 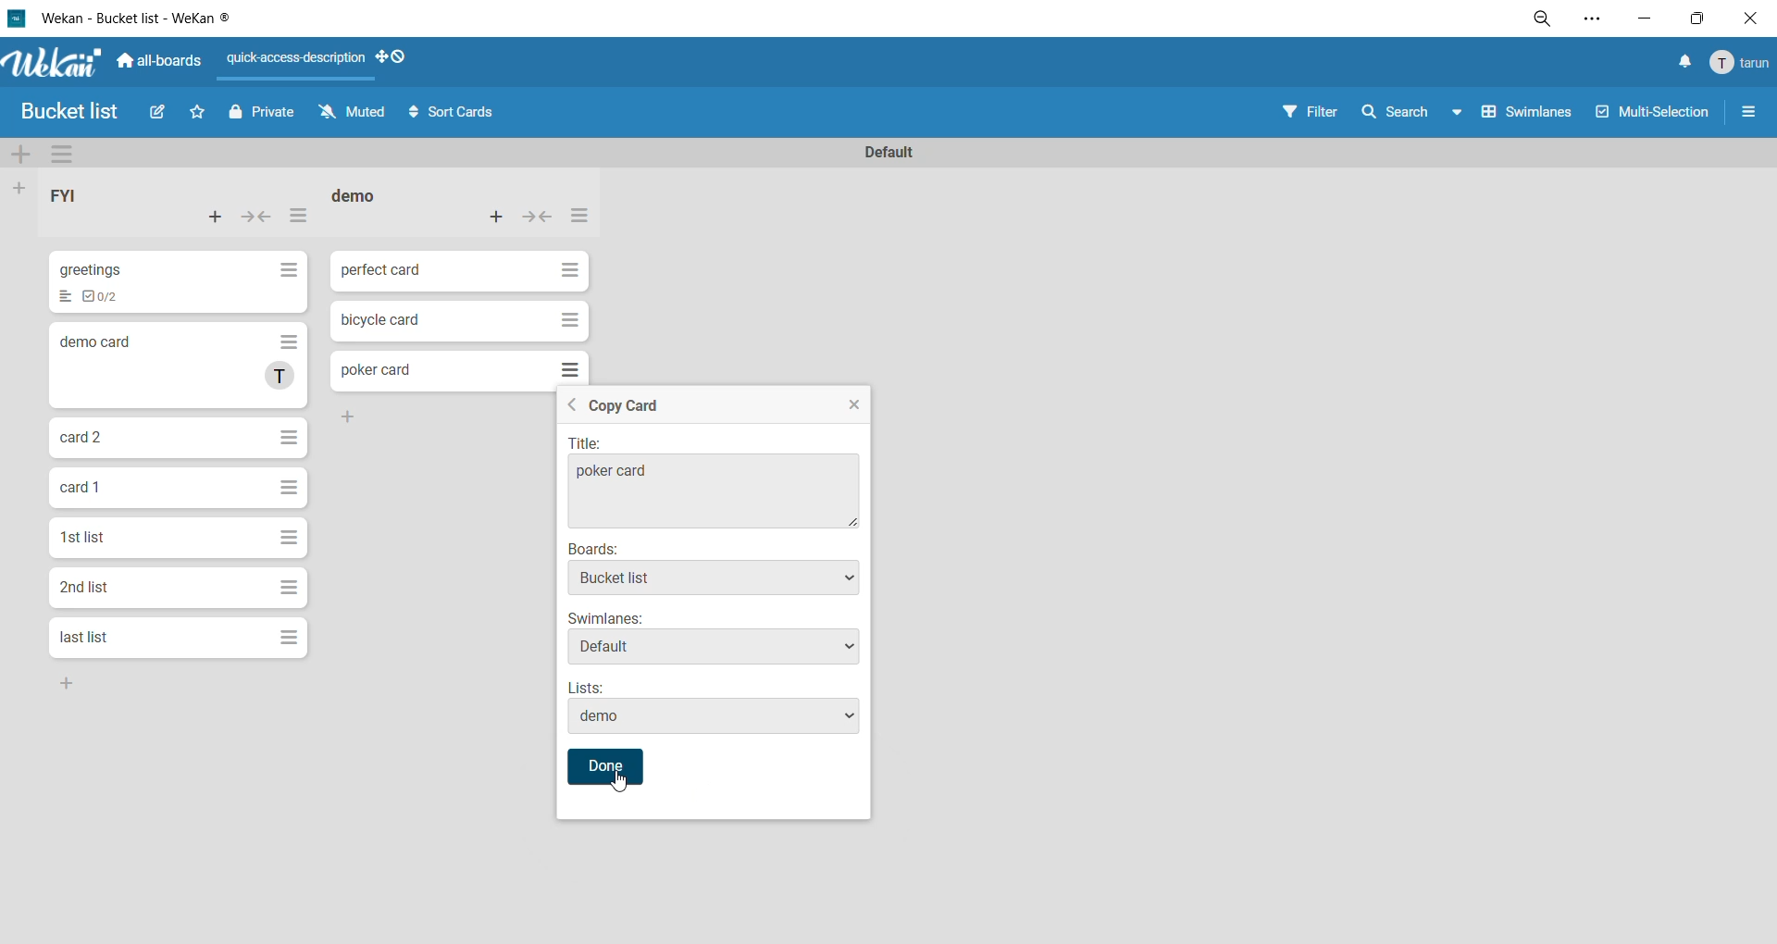 What do you see at coordinates (565, 320) in the screenshot?
I see `Hamburger` at bounding box center [565, 320].